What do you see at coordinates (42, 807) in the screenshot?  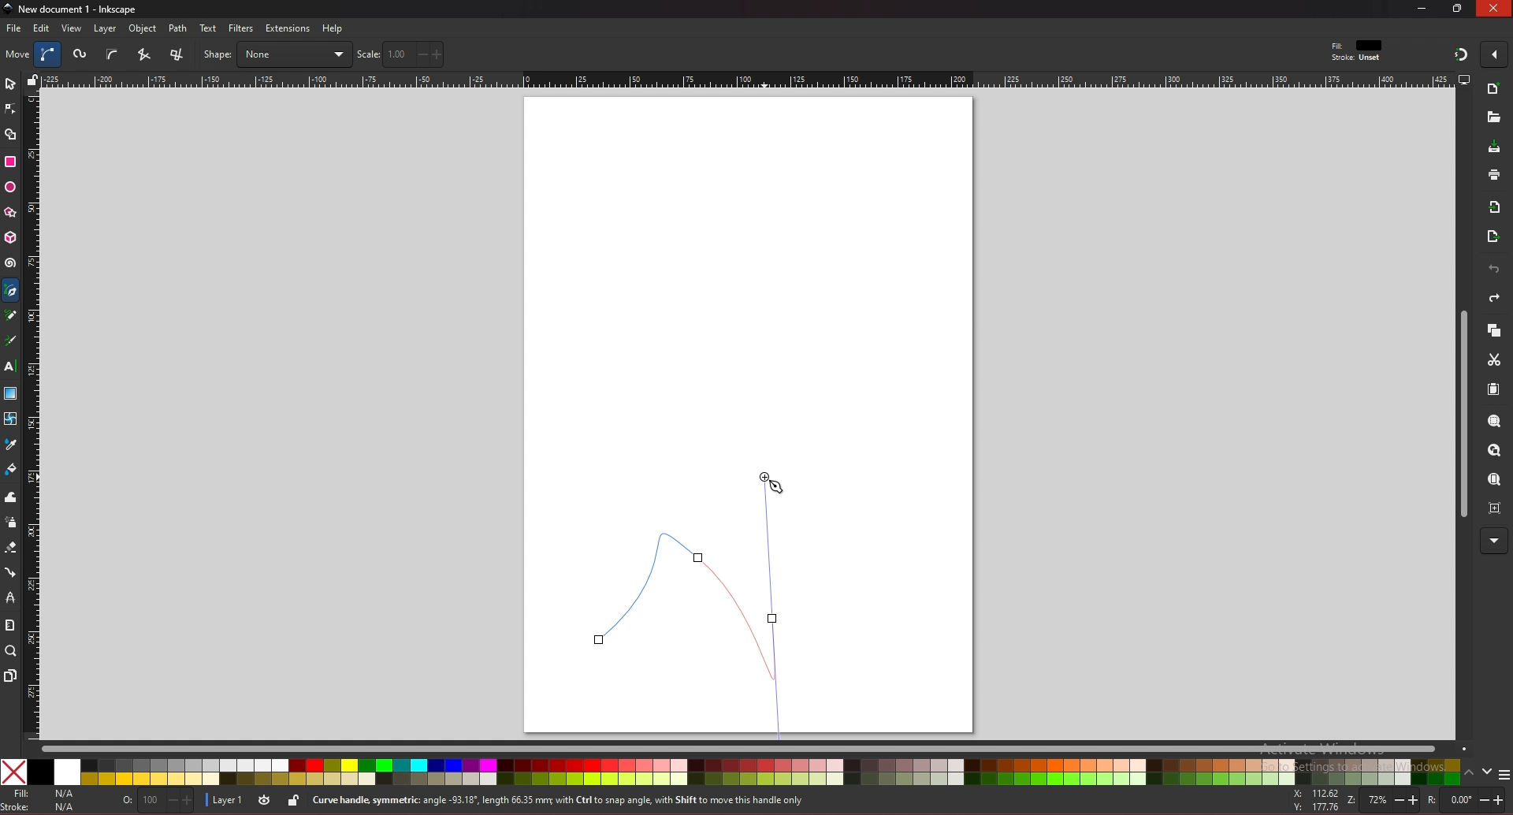 I see `stroke` at bounding box center [42, 807].